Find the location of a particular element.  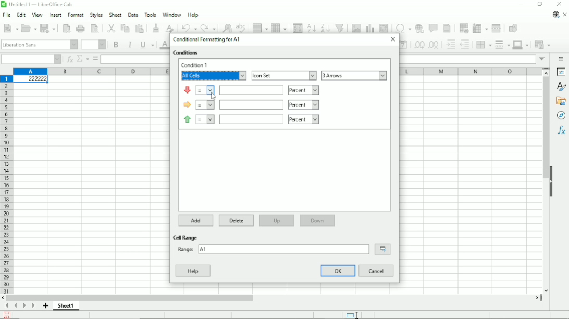

Spell check is located at coordinates (242, 26).